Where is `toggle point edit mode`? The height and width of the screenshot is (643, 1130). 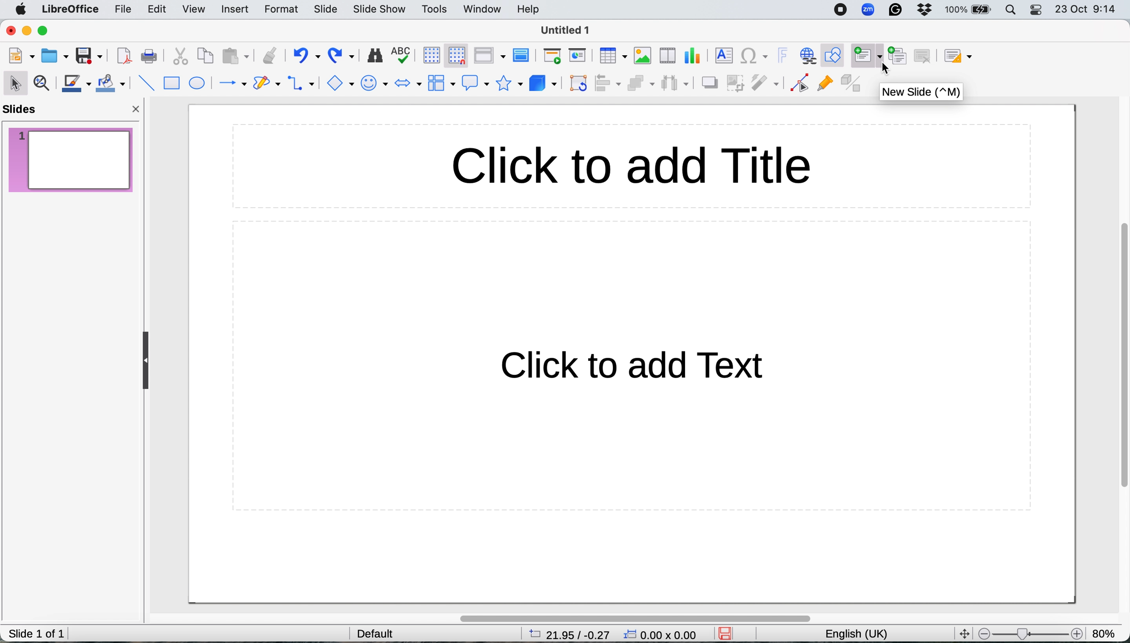
toggle point edit mode is located at coordinates (800, 83).